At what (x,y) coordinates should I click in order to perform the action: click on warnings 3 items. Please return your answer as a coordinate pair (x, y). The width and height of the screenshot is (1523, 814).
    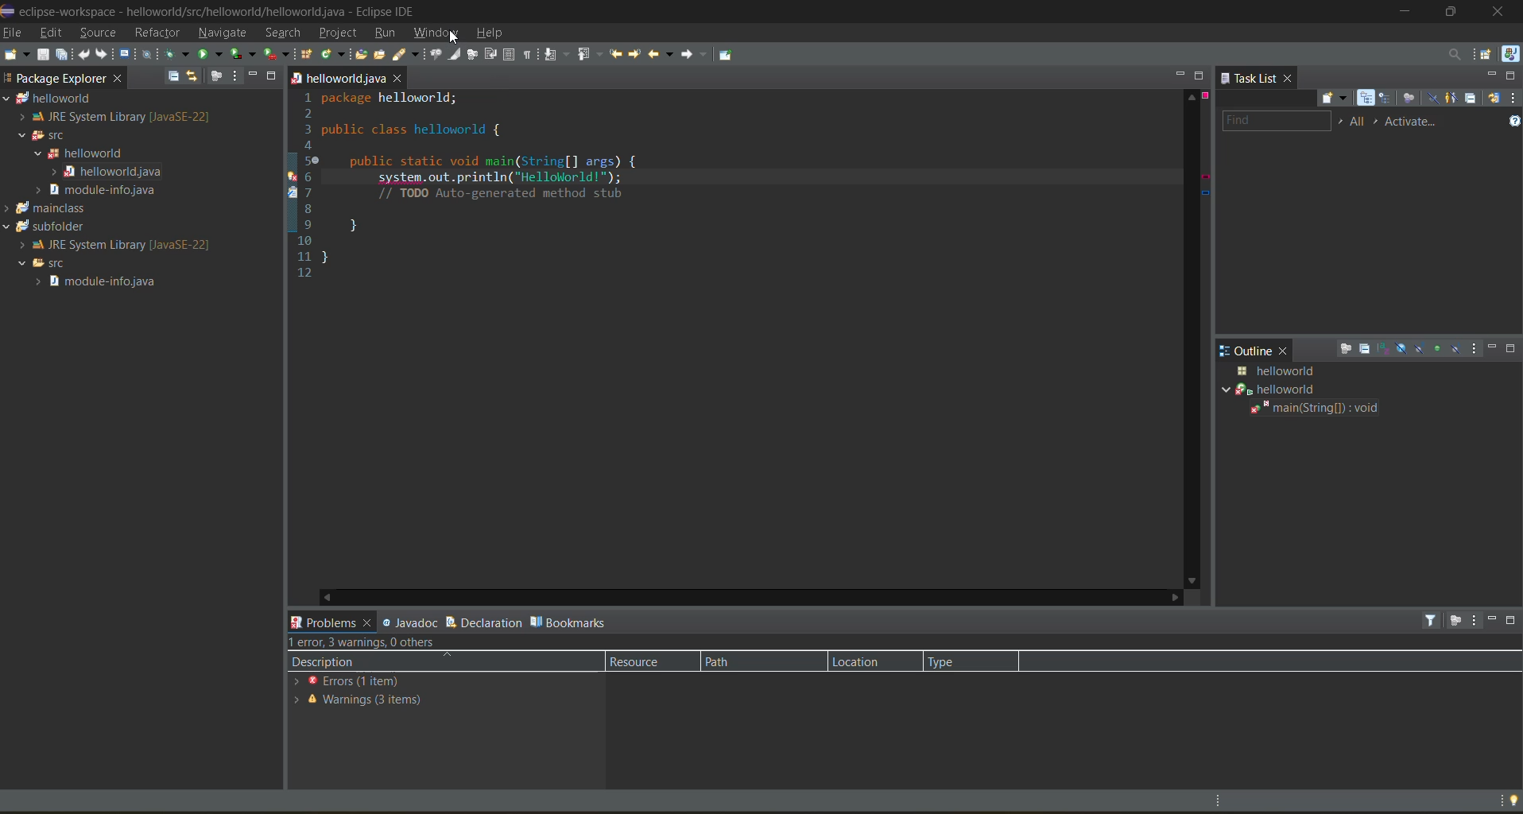
    Looking at the image, I should click on (360, 702).